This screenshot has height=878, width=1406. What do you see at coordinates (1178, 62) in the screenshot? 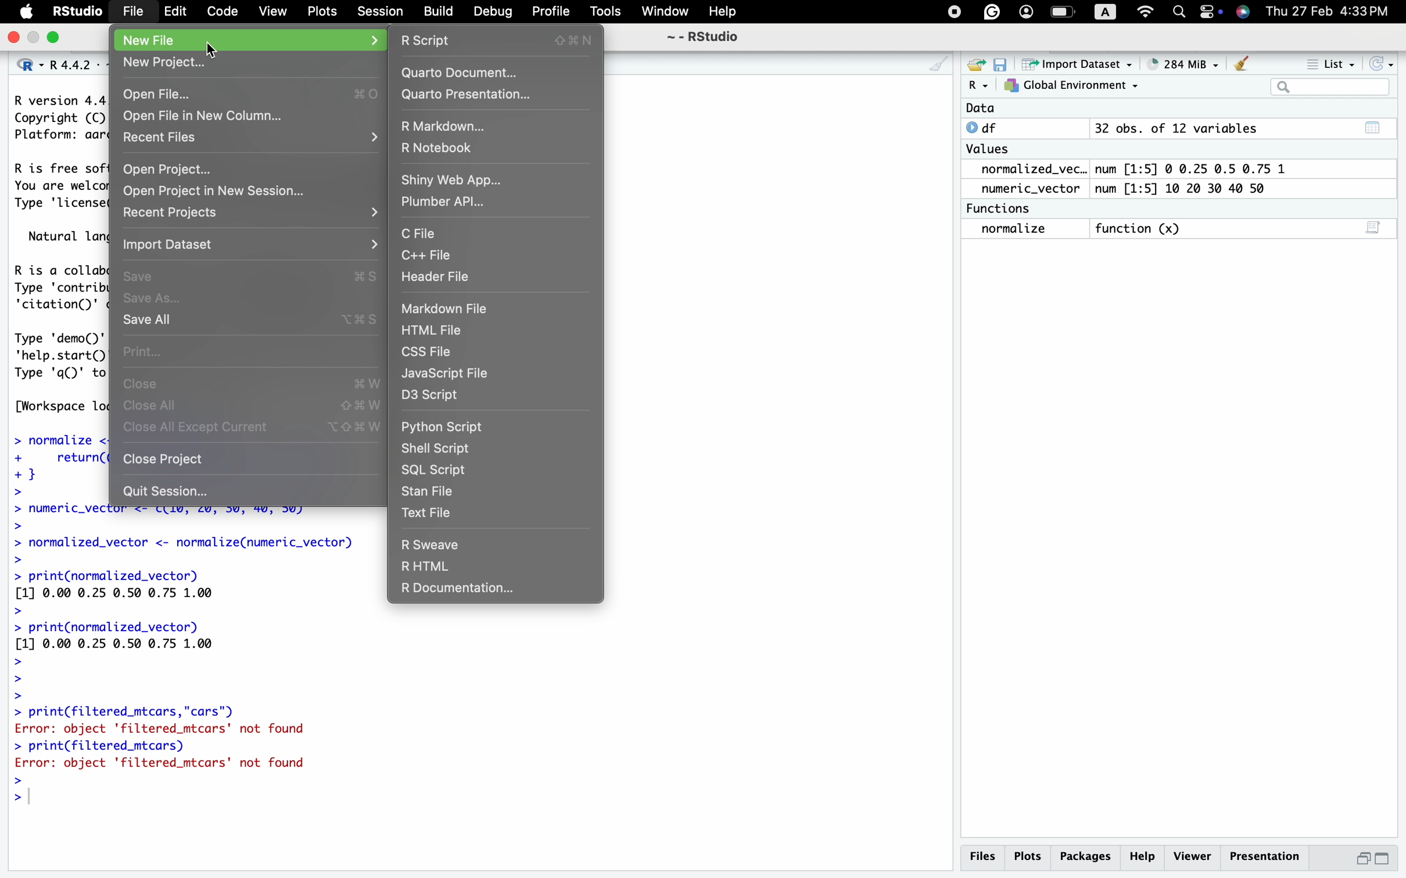
I see ` 284 MiB ` at bounding box center [1178, 62].